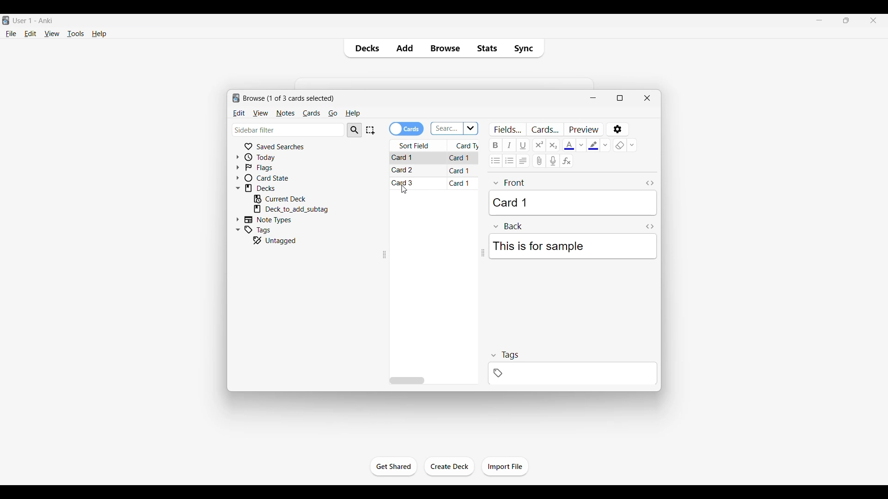 This screenshot has width=888, height=499. I want to click on Click to create another deck, so click(450, 466).